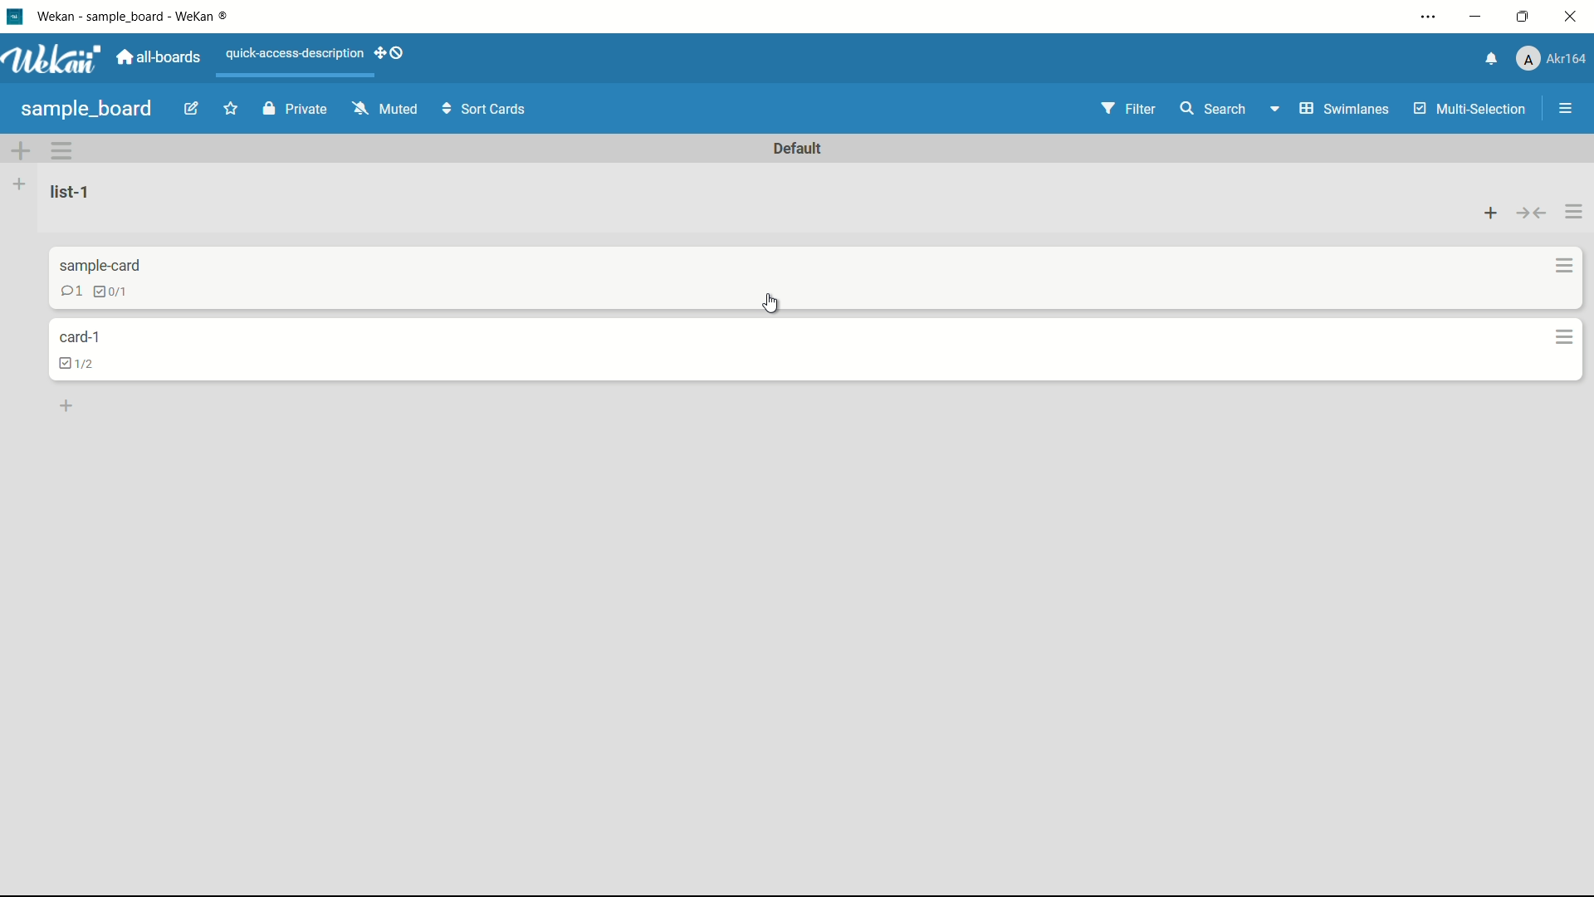  Describe the element at coordinates (1213, 108) in the screenshot. I see `search` at that location.